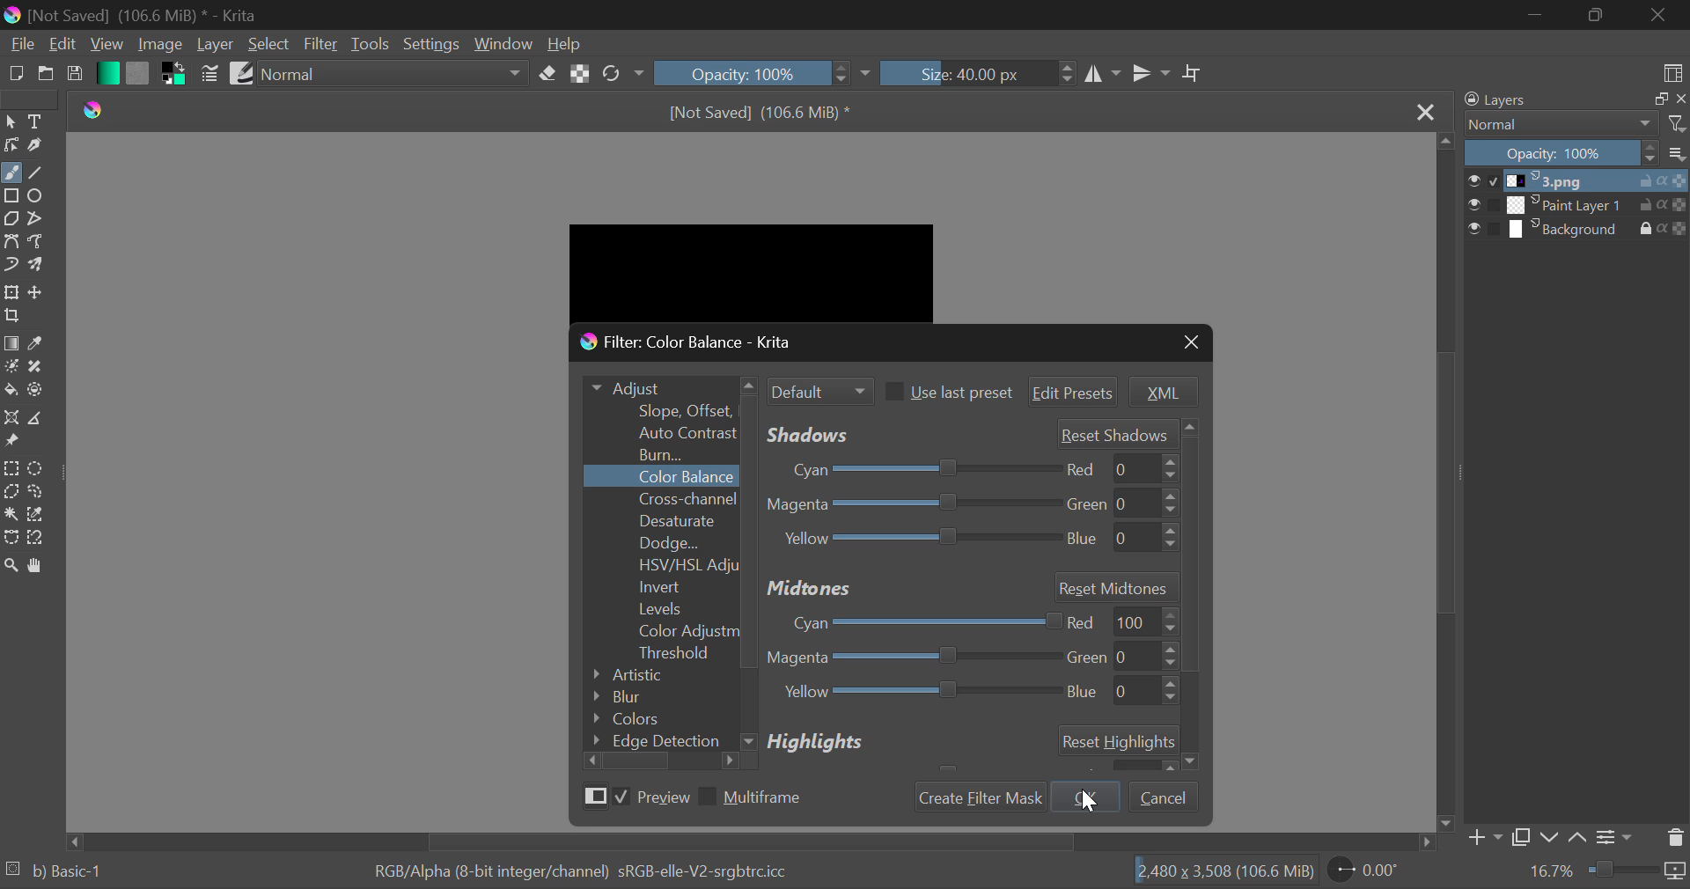 This screenshot has width=1690, height=889. What do you see at coordinates (14, 444) in the screenshot?
I see `Reference Images` at bounding box center [14, 444].